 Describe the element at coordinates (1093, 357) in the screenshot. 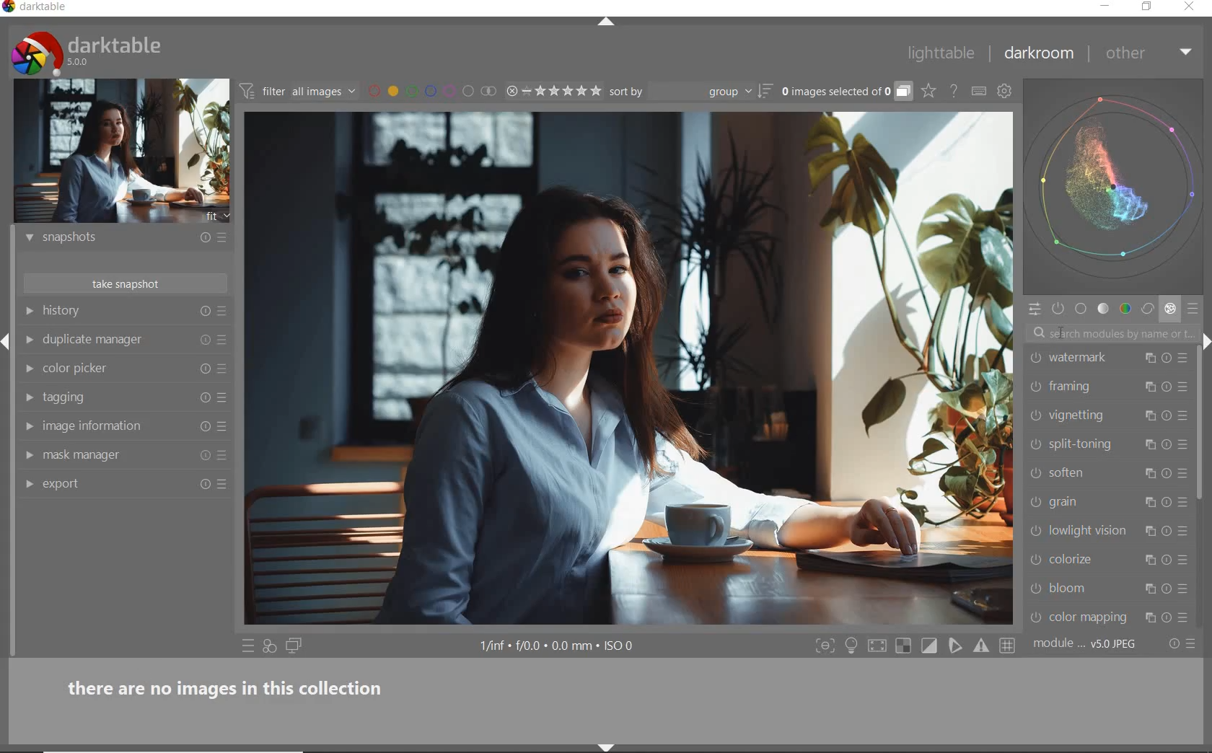

I see `watermark` at that location.